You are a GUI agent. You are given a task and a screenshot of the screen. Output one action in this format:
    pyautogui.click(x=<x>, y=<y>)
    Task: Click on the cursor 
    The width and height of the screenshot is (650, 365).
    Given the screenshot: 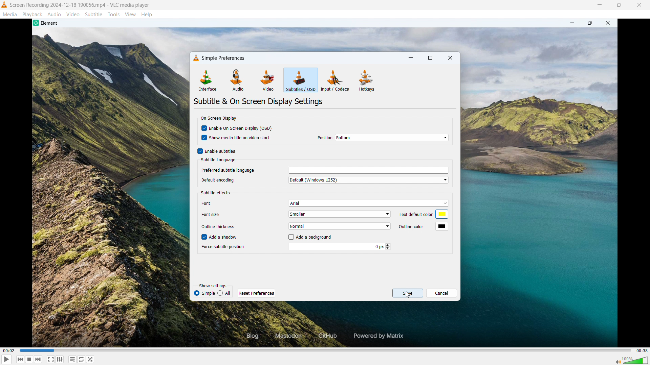 What is the action you would take?
    pyautogui.click(x=295, y=83)
    